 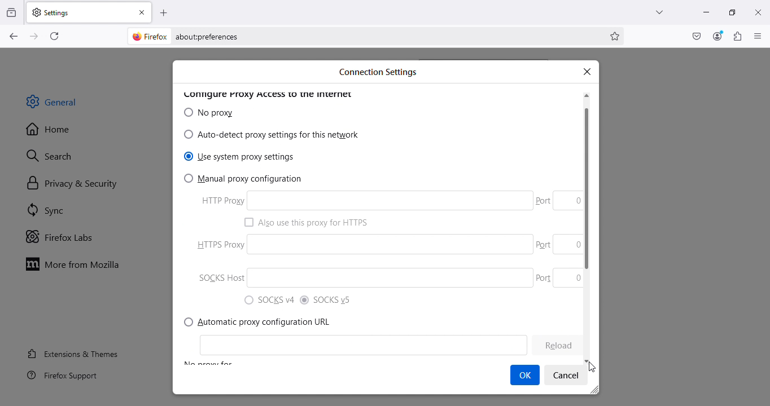 I want to click on cursor, so click(x=591, y=366).